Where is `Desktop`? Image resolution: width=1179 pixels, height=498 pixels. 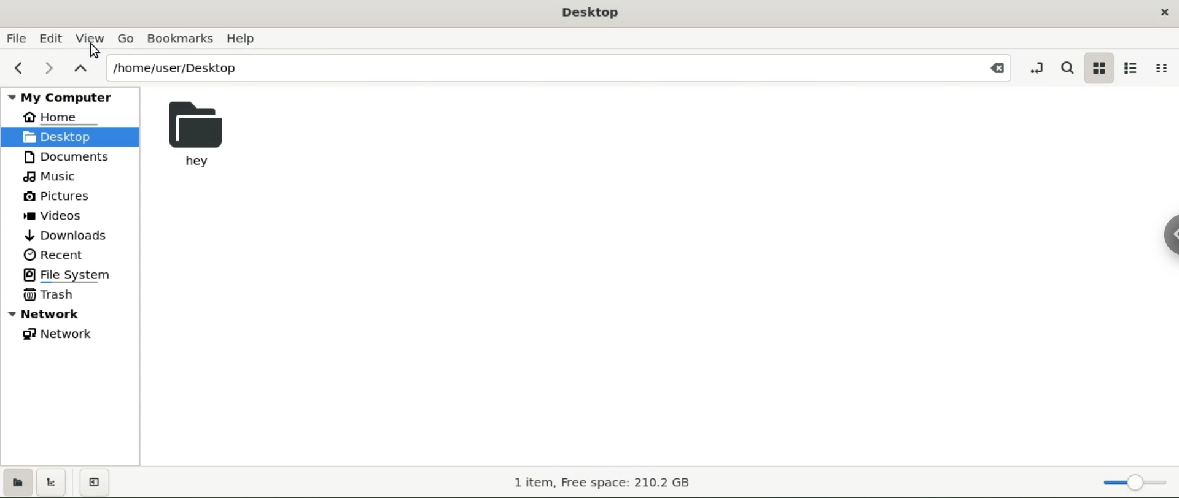
Desktop is located at coordinates (591, 12).